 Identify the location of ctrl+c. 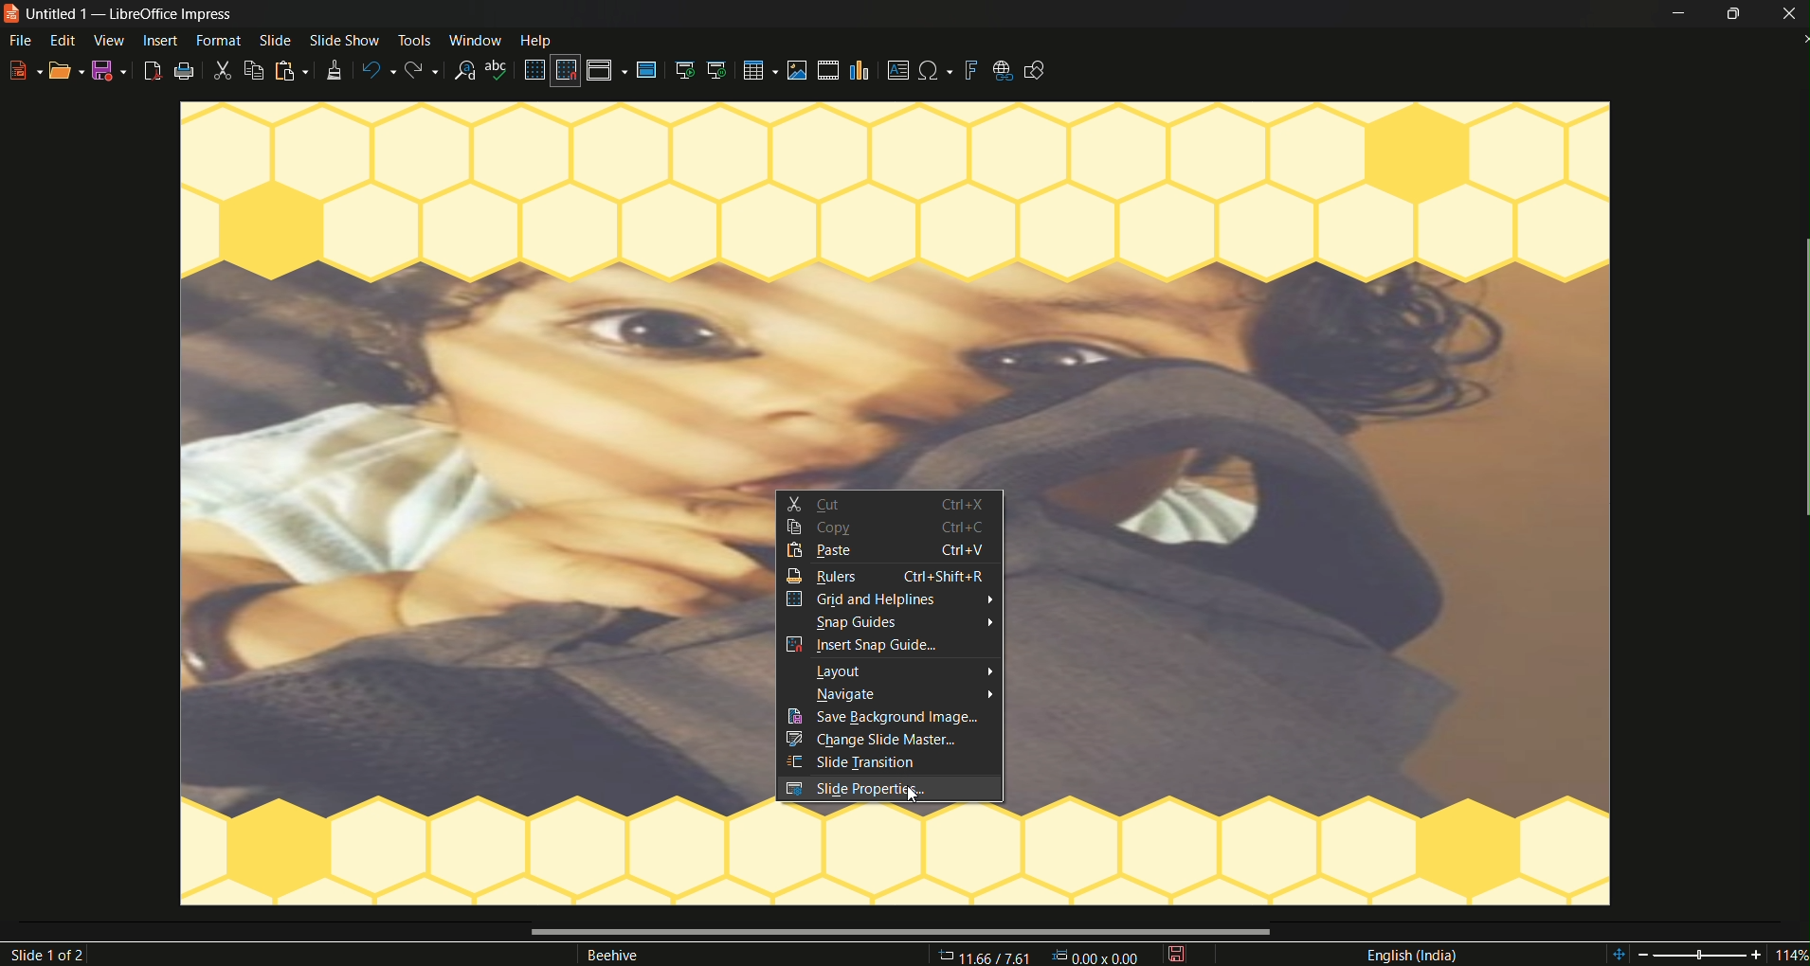
(964, 527).